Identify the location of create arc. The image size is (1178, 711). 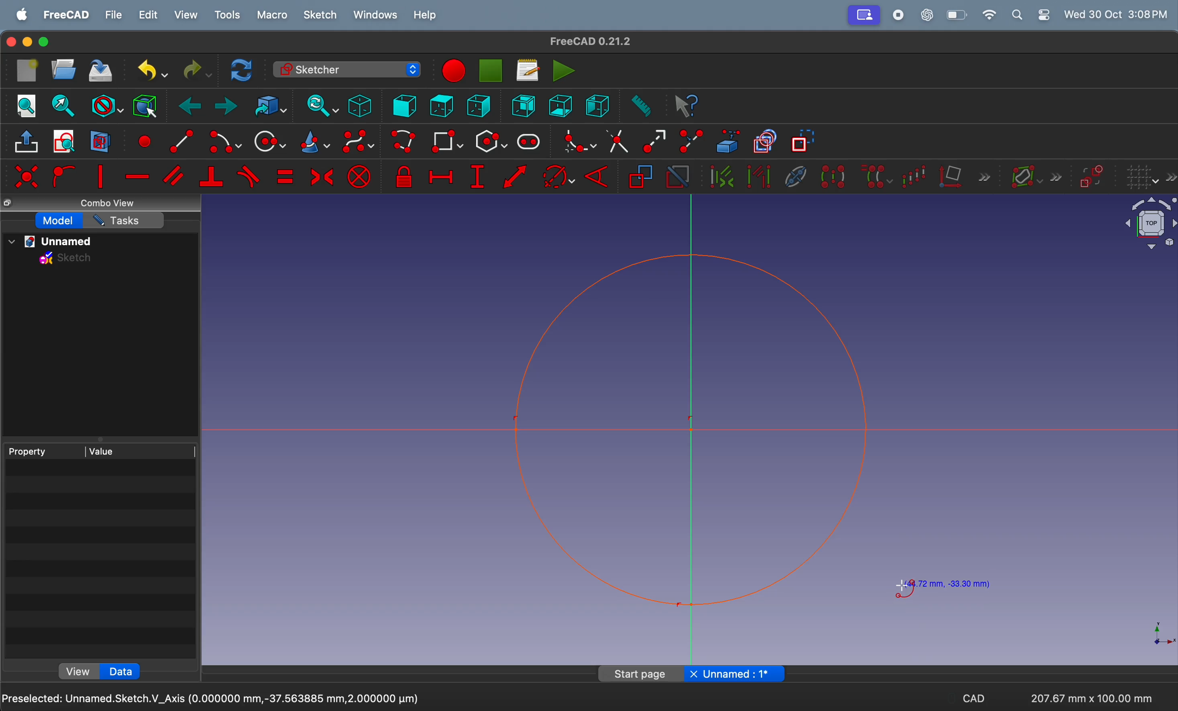
(178, 140).